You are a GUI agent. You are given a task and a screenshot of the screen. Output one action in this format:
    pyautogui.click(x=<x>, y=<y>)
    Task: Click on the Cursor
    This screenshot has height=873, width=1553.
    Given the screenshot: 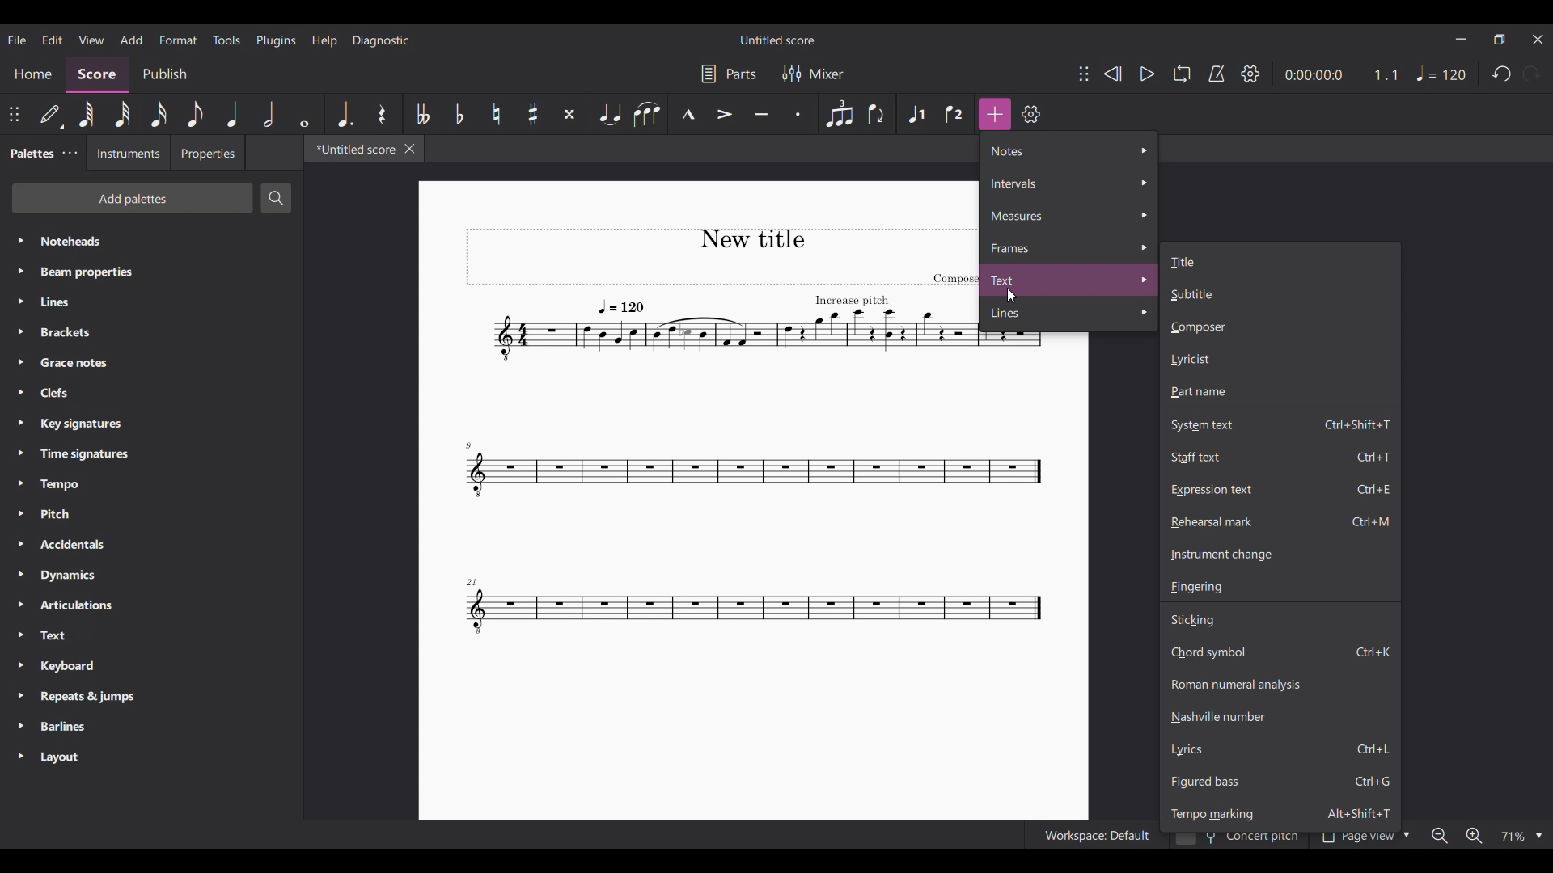 What is the action you would take?
    pyautogui.click(x=1012, y=296)
    